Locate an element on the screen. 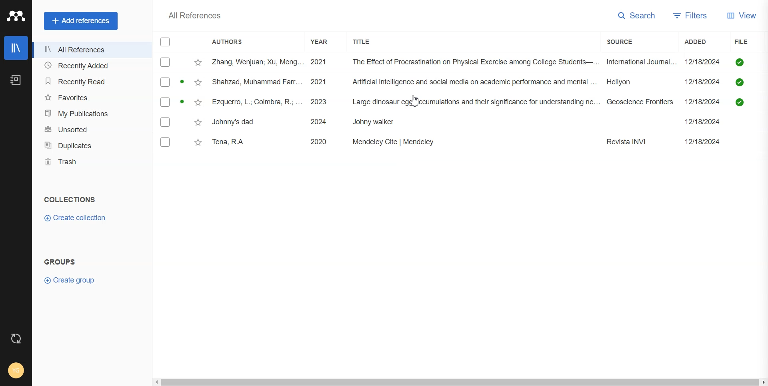  Checkbox is located at coordinates (166, 142).